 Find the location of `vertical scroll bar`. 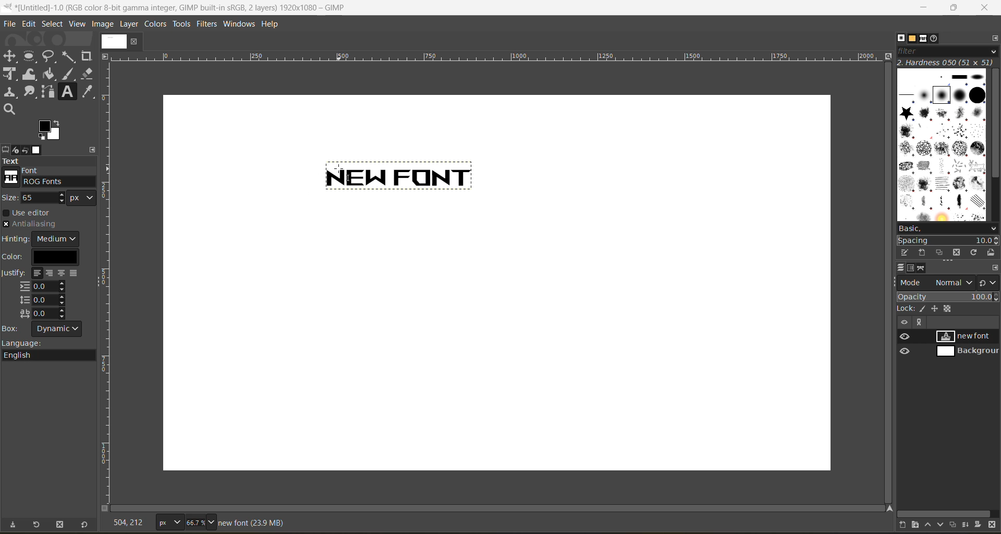

vertical scroll bar is located at coordinates (995, 125).